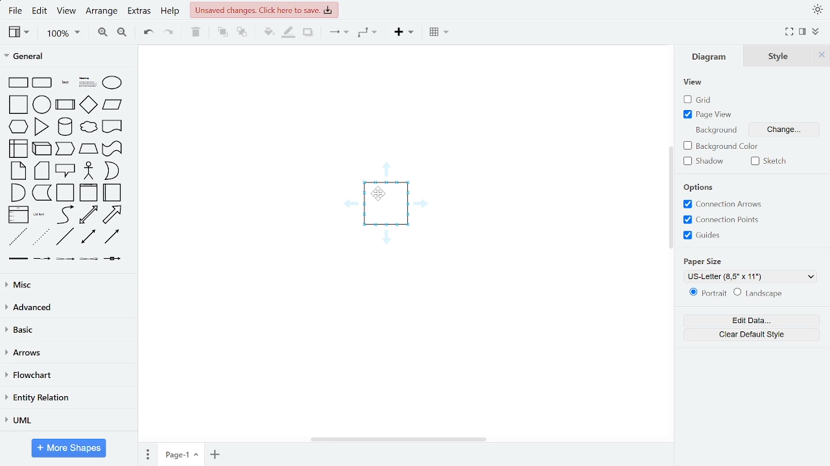  Describe the element at coordinates (725, 204) in the screenshot. I see `connection arrows` at that location.